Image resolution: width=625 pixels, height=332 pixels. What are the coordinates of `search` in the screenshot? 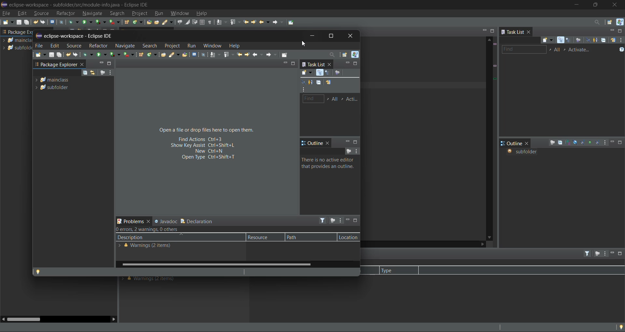 It's located at (168, 22).